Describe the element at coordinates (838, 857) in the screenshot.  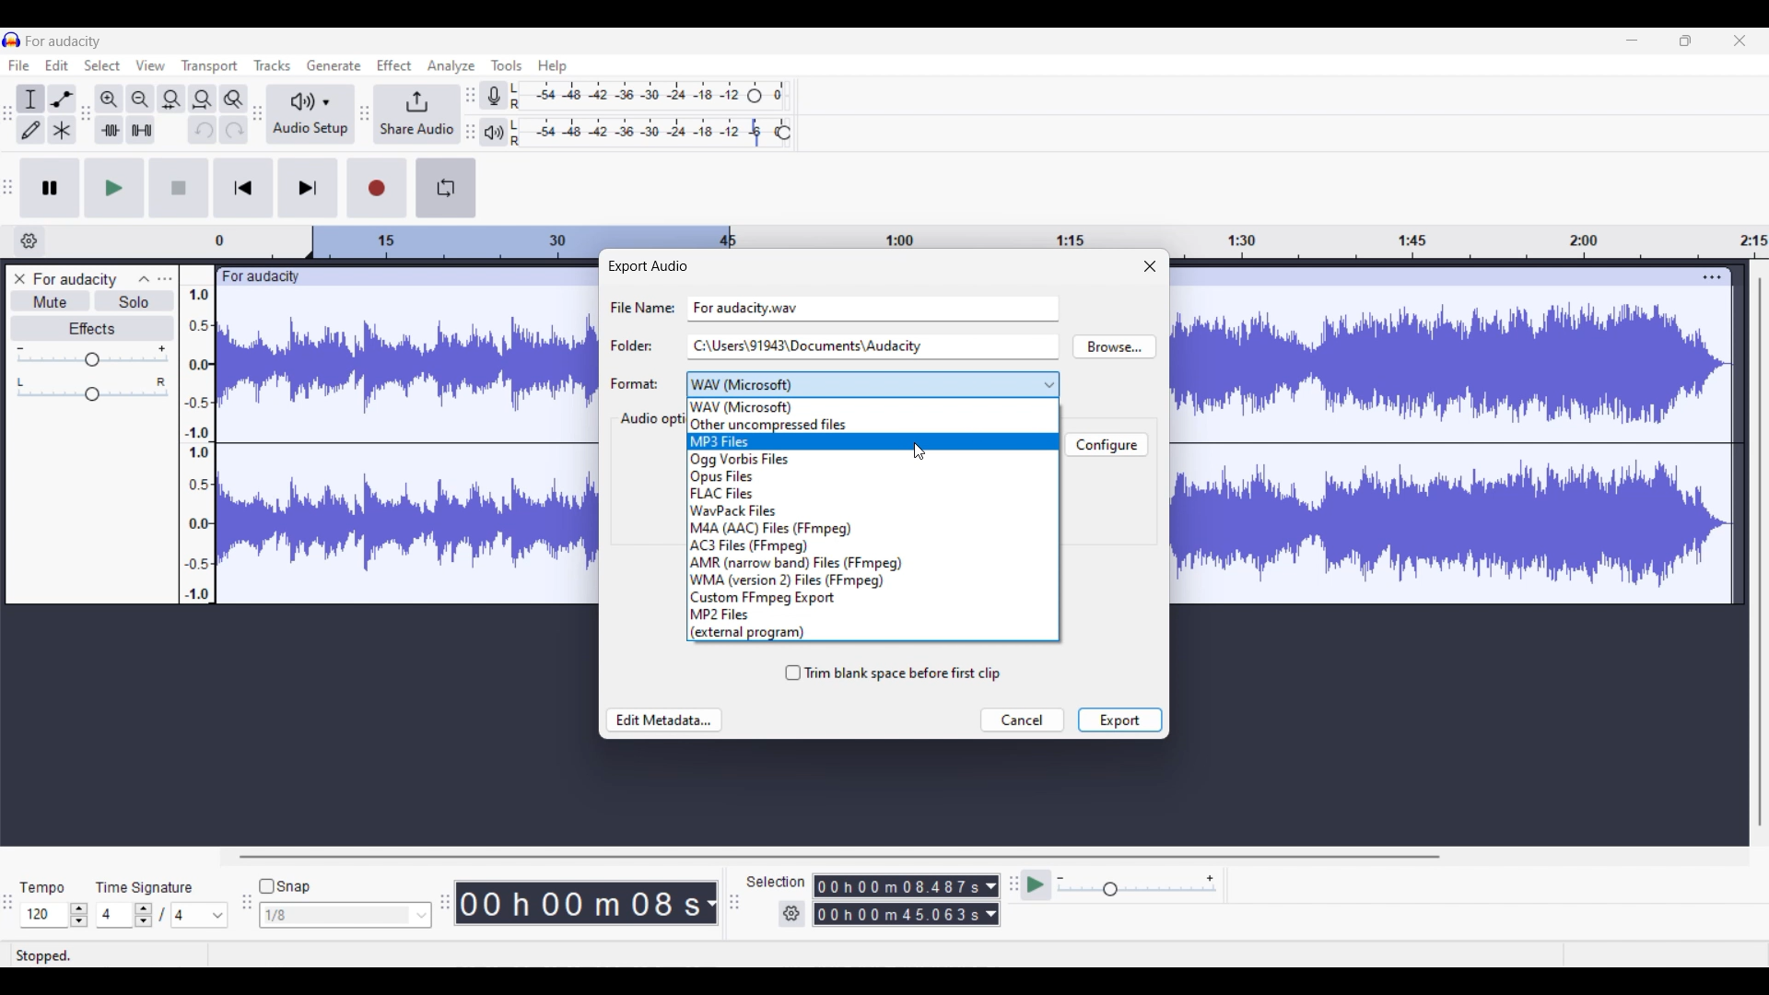
I see `Horizontal slide bar` at that location.